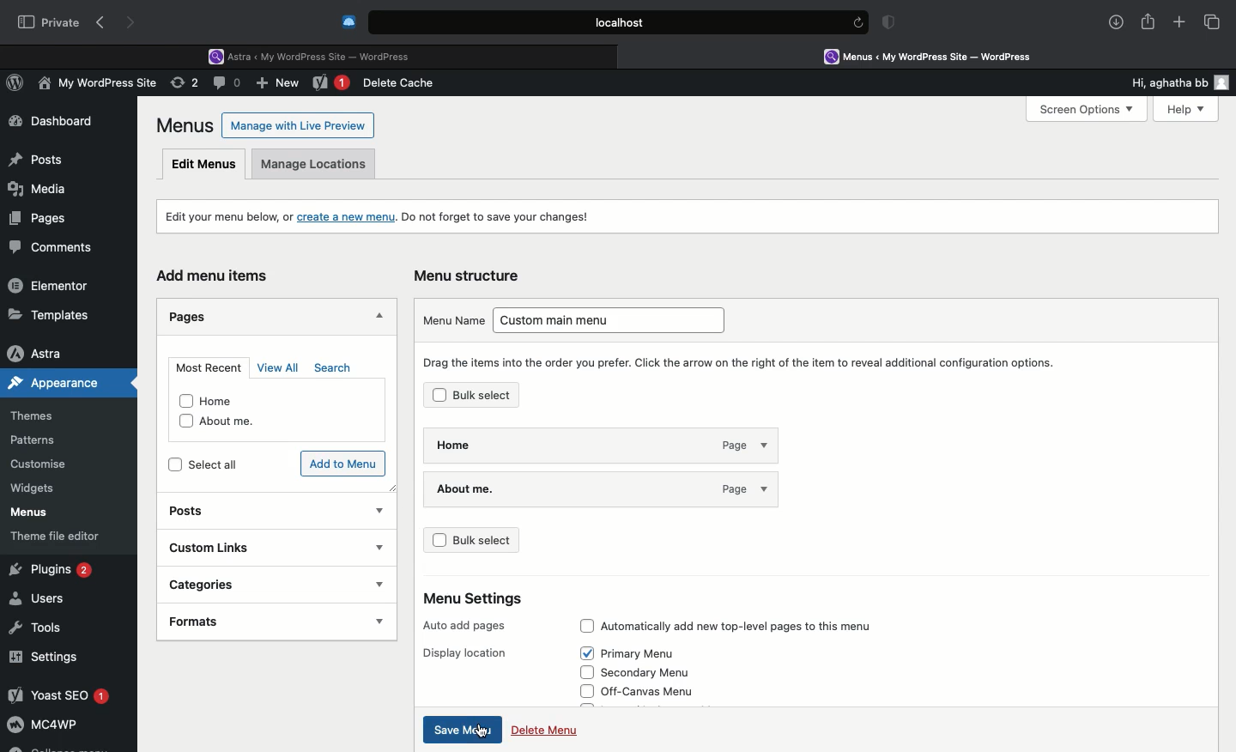 Image resolution: width=1236 pixels, height=752 pixels. Describe the element at coordinates (745, 488) in the screenshot. I see `page` at that location.